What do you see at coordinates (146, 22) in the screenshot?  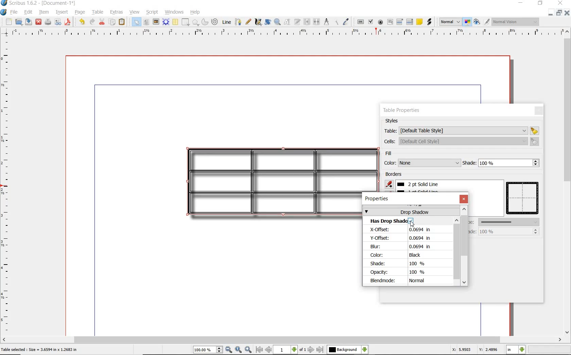 I see `text frame` at bounding box center [146, 22].